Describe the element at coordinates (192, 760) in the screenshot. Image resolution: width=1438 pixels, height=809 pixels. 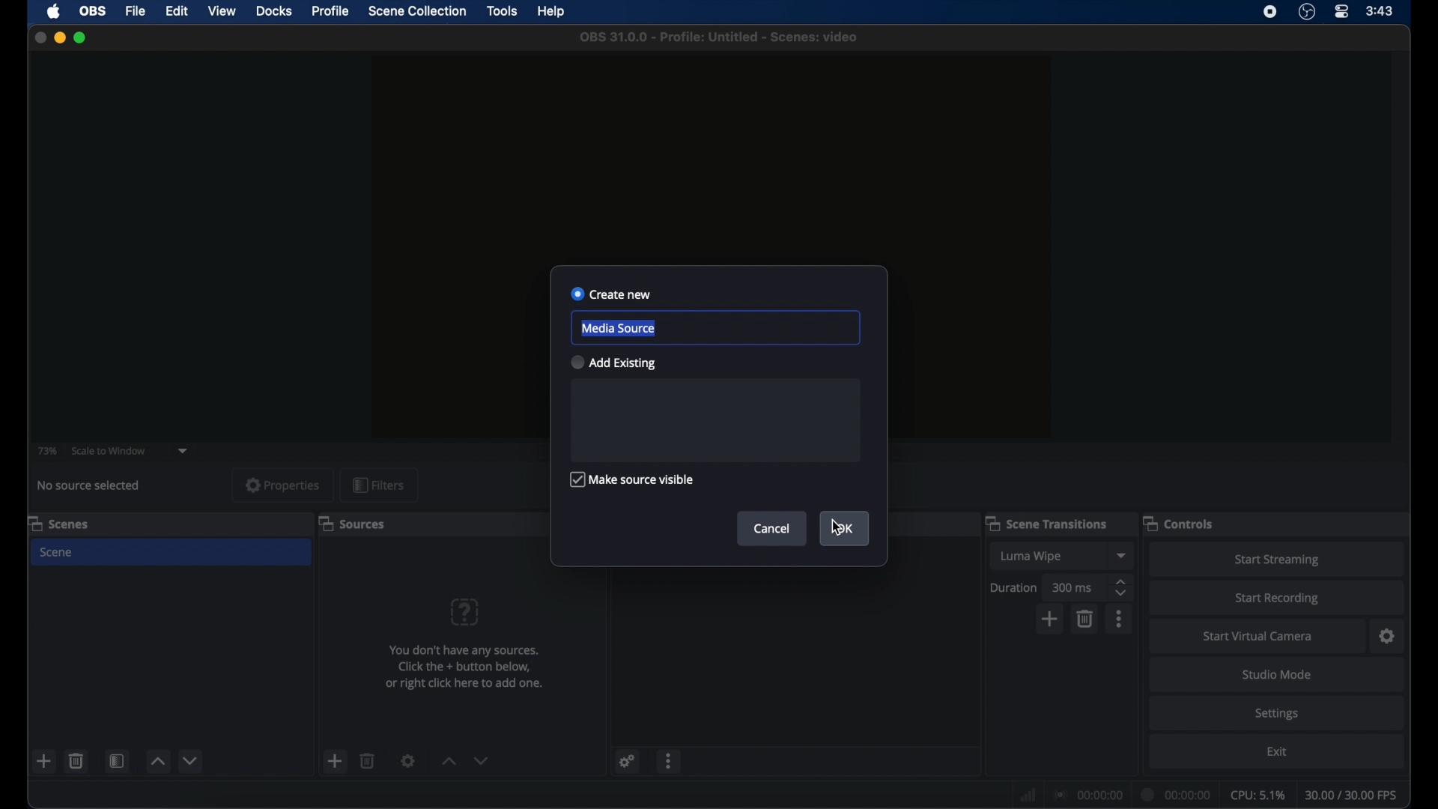
I see `decrement` at that location.